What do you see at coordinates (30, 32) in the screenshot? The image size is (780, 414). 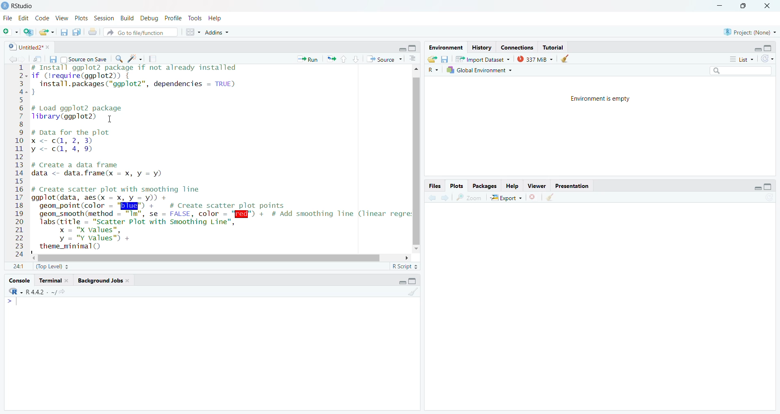 I see `create new project` at bounding box center [30, 32].